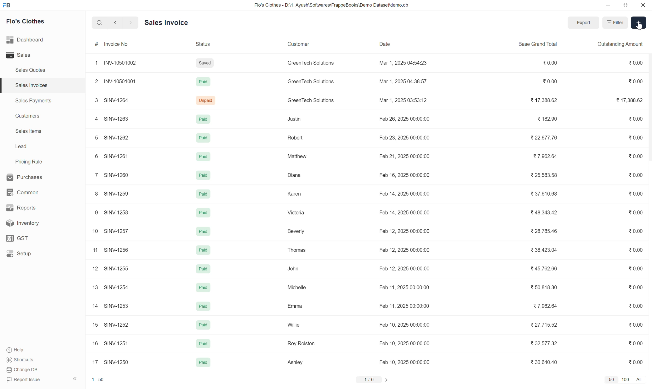 This screenshot has width=652, height=389. Describe the element at coordinates (36, 238) in the screenshot. I see `GST ` at that location.